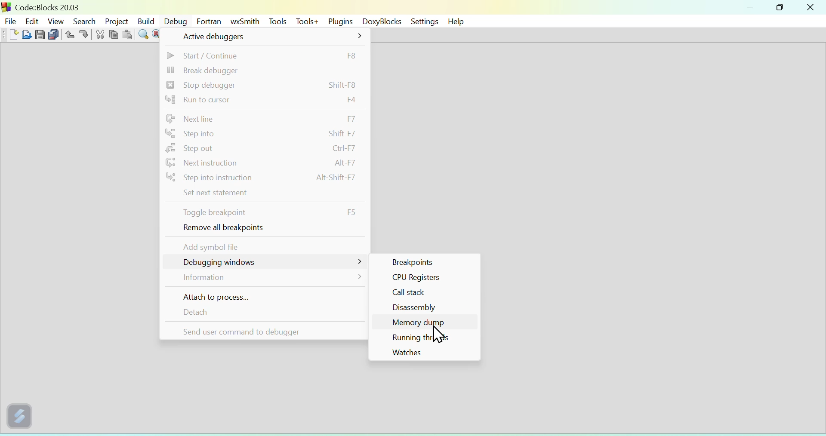  Describe the element at coordinates (263, 134) in the screenshot. I see `step into` at that location.